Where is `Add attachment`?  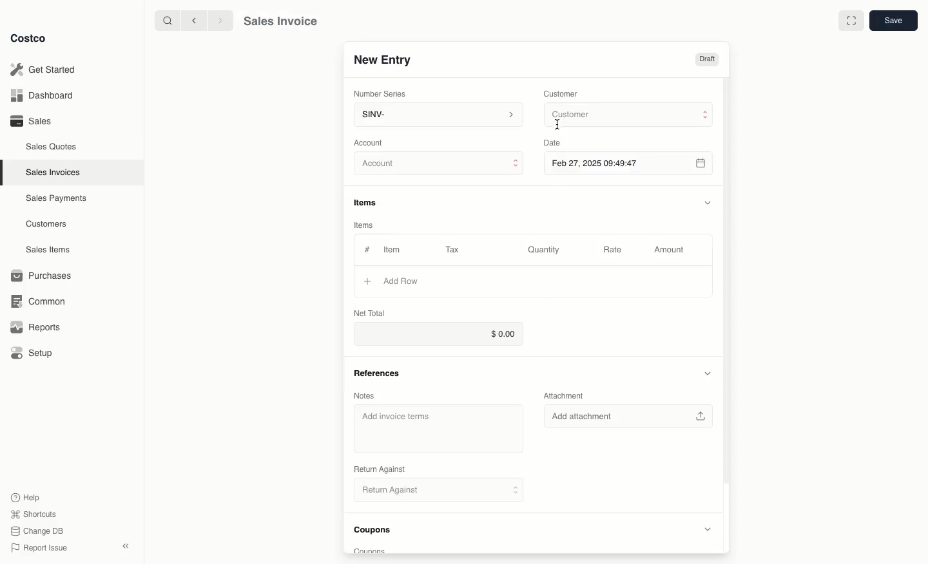 Add attachment is located at coordinates (632, 417).